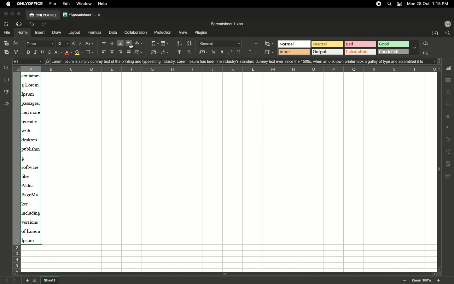  What do you see at coordinates (379, 4) in the screenshot?
I see `Recording` at bounding box center [379, 4].